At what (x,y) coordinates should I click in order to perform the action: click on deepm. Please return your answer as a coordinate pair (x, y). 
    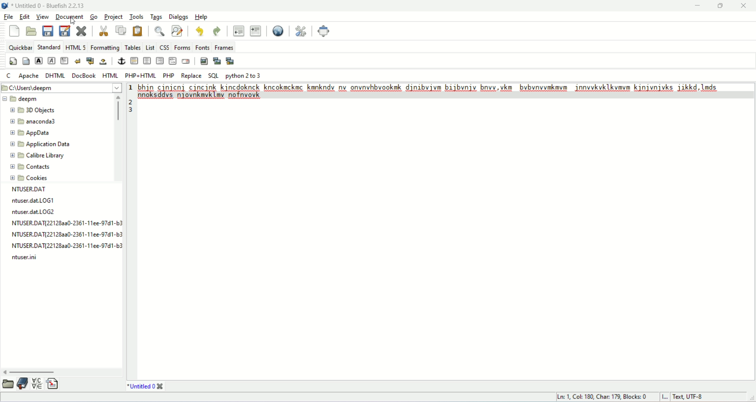
    Looking at the image, I should click on (26, 99).